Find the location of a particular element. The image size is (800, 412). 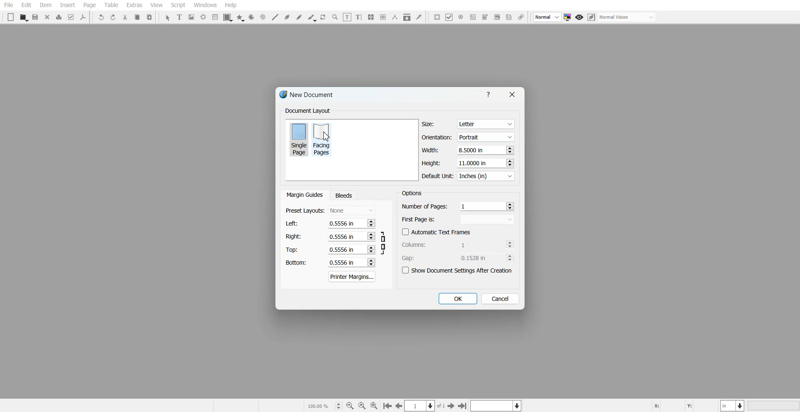

View is located at coordinates (156, 5).